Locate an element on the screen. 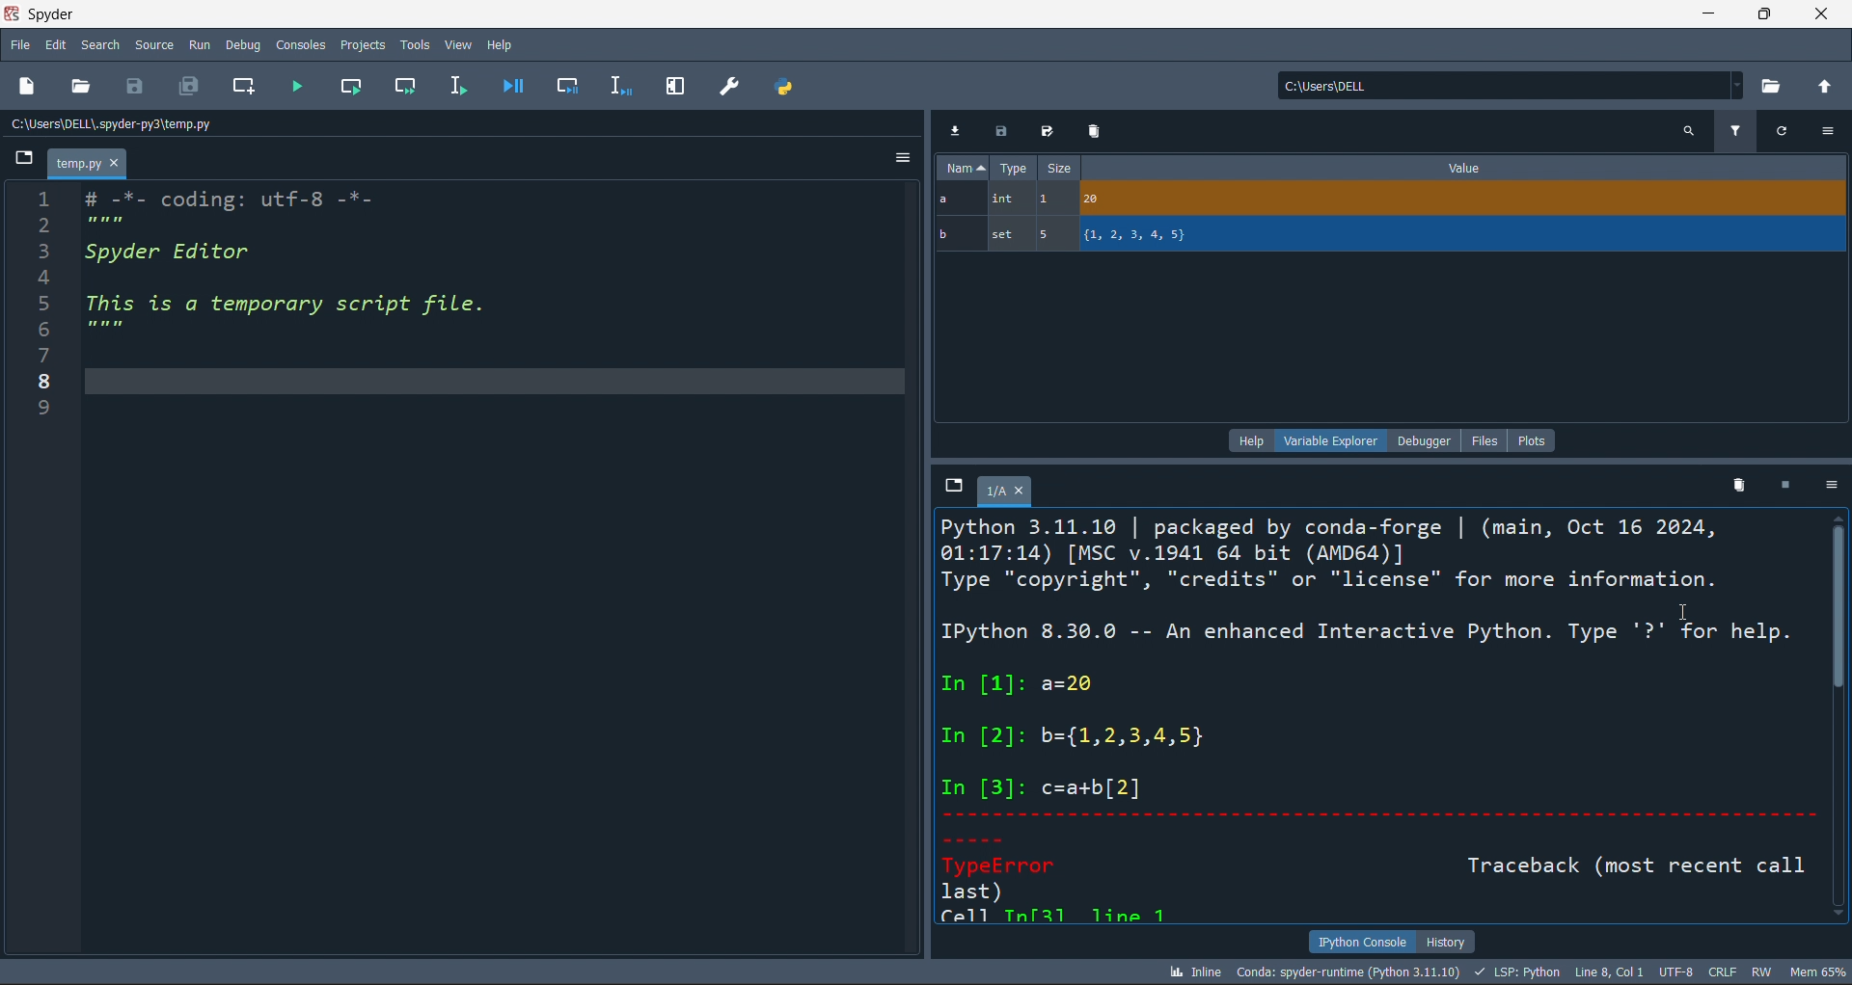  debuf is located at coordinates (243, 43).